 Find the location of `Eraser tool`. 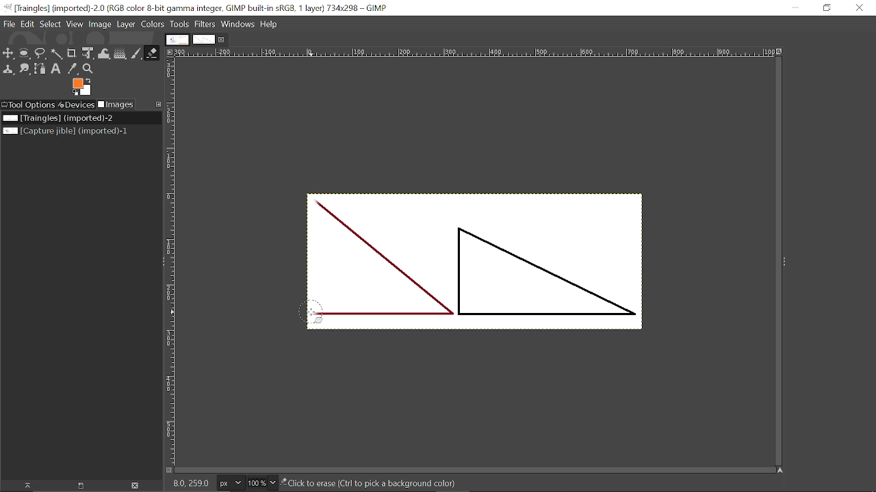

Eraser tool is located at coordinates (152, 53).